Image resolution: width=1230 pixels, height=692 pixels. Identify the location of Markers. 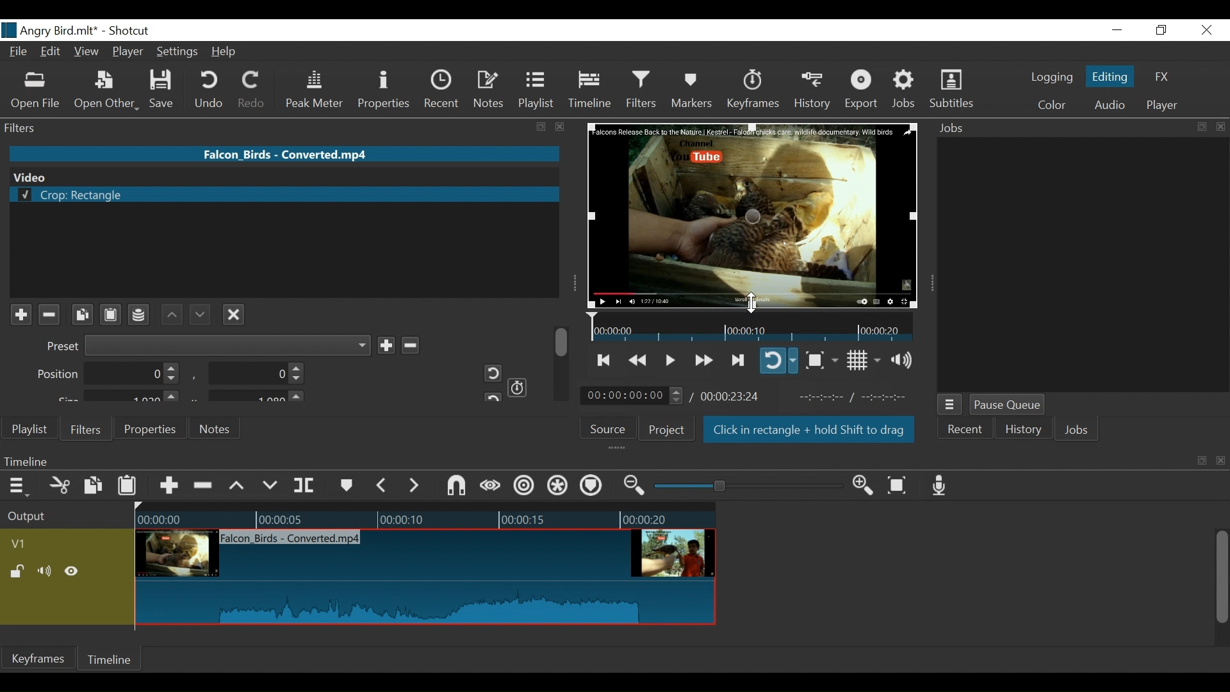
(691, 90).